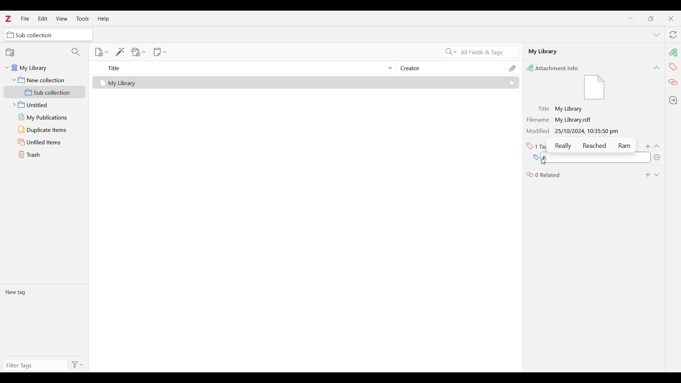  What do you see at coordinates (48, 35) in the screenshot?
I see `Selected folder` at bounding box center [48, 35].